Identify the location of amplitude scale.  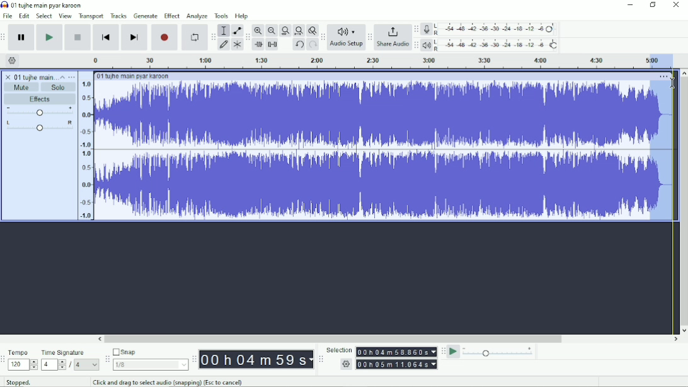
(86, 151).